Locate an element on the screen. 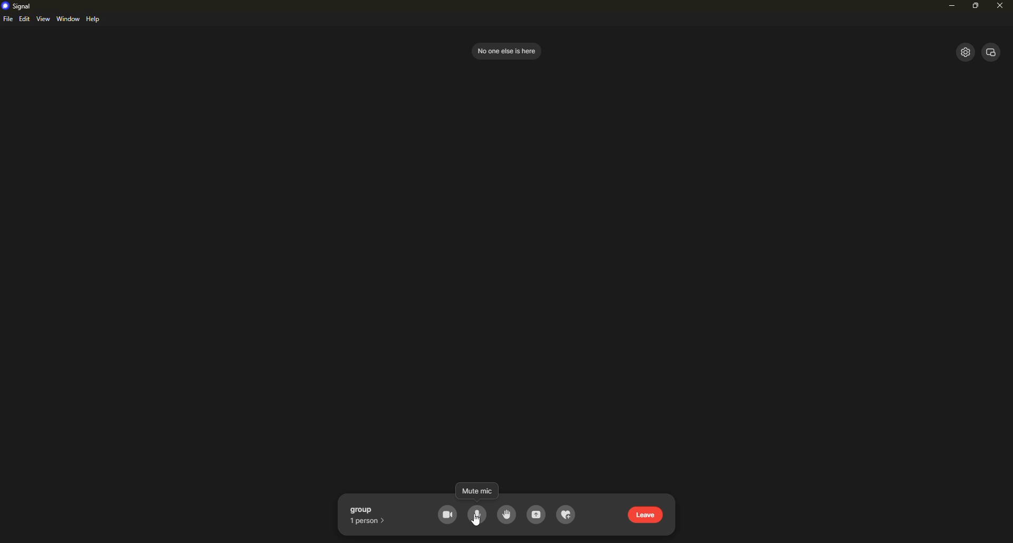 Image resolution: width=1013 pixels, height=543 pixels. mute mic is located at coordinates (477, 515).